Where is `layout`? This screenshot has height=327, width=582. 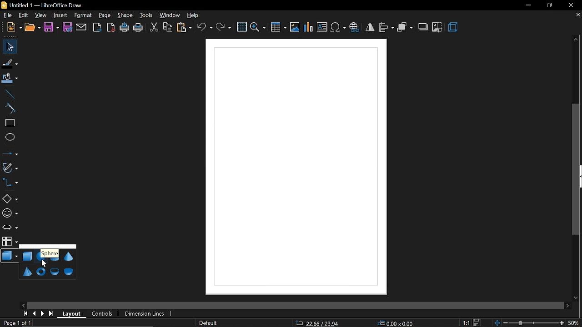
layout is located at coordinates (74, 314).